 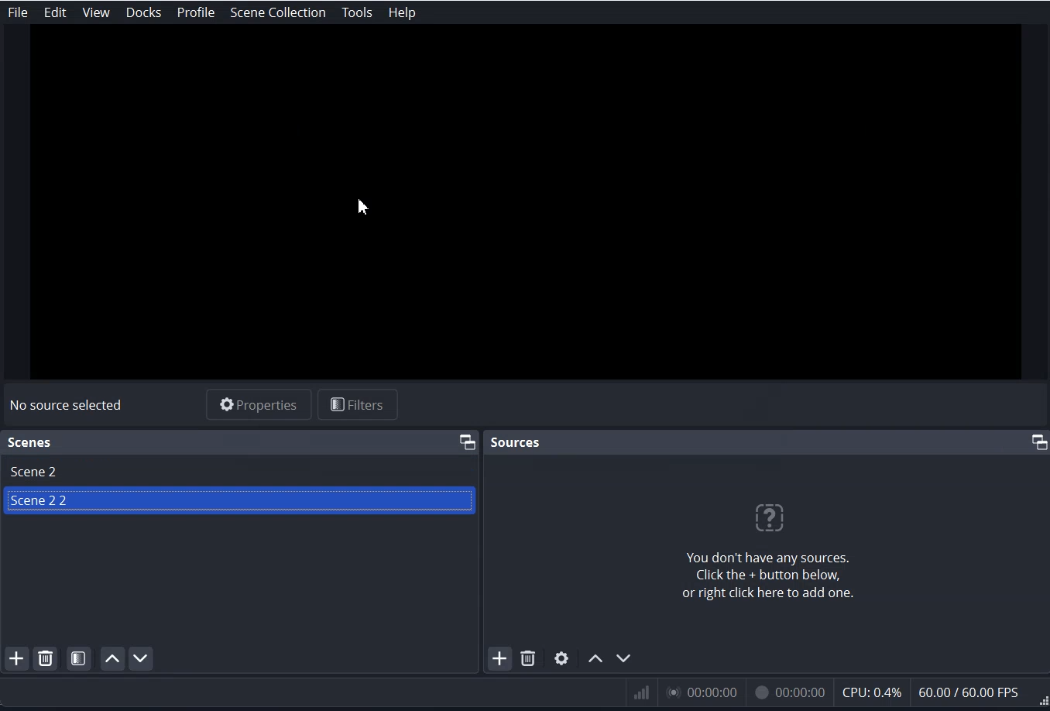 What do you see at coordinates (356, 12) in the screenshot?
I see `Tools` at bounding box center [356, 12].